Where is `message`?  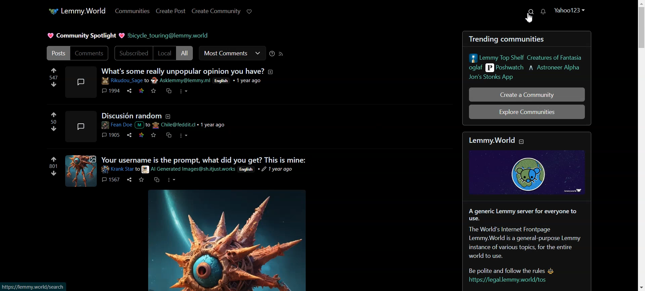
message is located at coordinates (168, 91).